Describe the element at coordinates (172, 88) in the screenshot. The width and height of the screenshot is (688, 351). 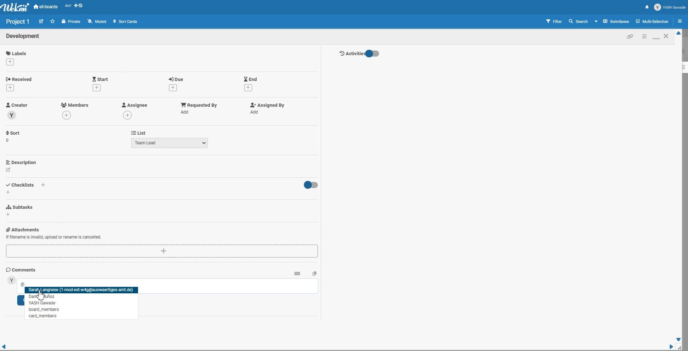
I see `add` at that location.